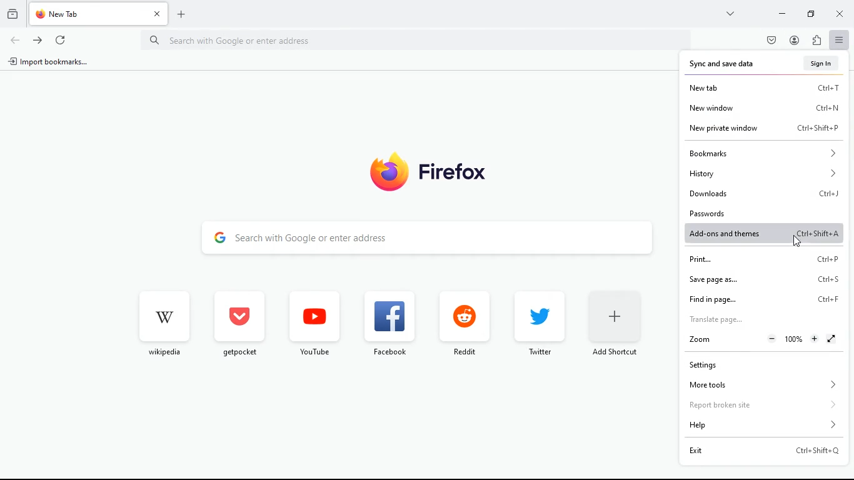 Image resolution: width=854 pixels, height=480 pixels. I want to click on back, so click(16, 40).